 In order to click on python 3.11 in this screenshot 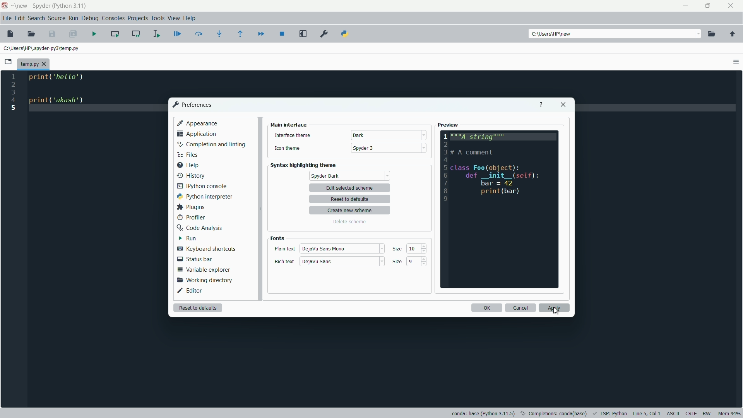, I will do `click(70, 5)`.